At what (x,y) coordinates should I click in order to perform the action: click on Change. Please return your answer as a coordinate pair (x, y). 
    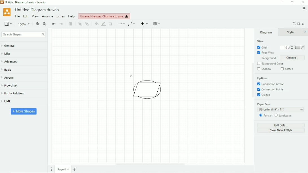
    Looking at the image, I should click on (292, 58).